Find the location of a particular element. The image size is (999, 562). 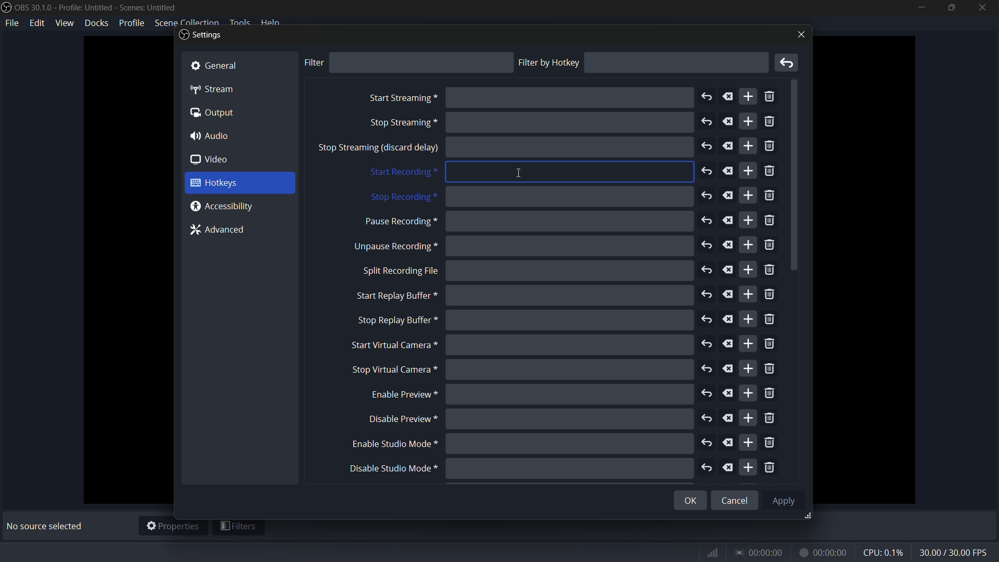

add more is located at coordinates (748, 319).